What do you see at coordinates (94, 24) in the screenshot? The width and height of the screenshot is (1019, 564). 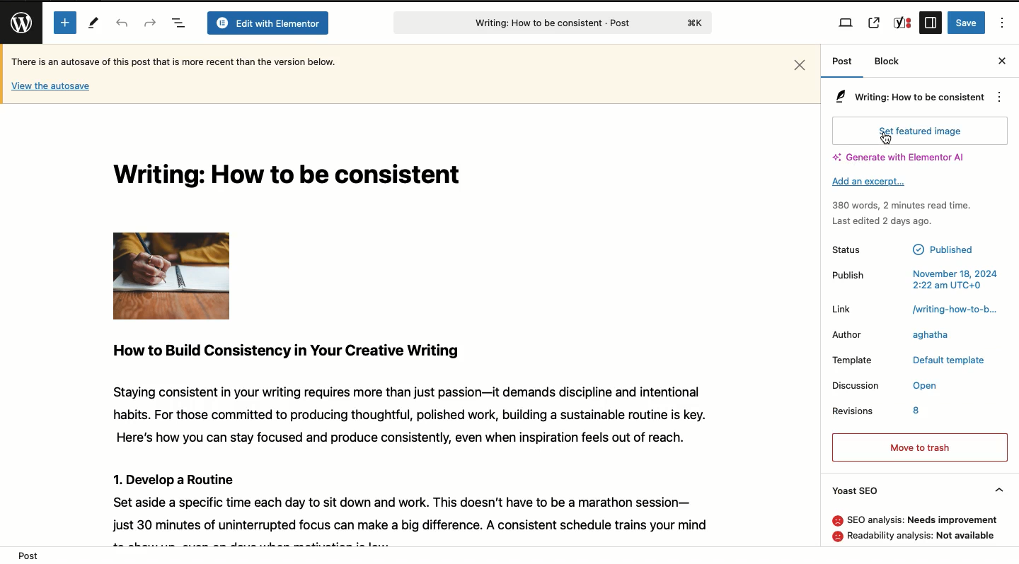 I see `Tools` at bounding box center [94, 24].